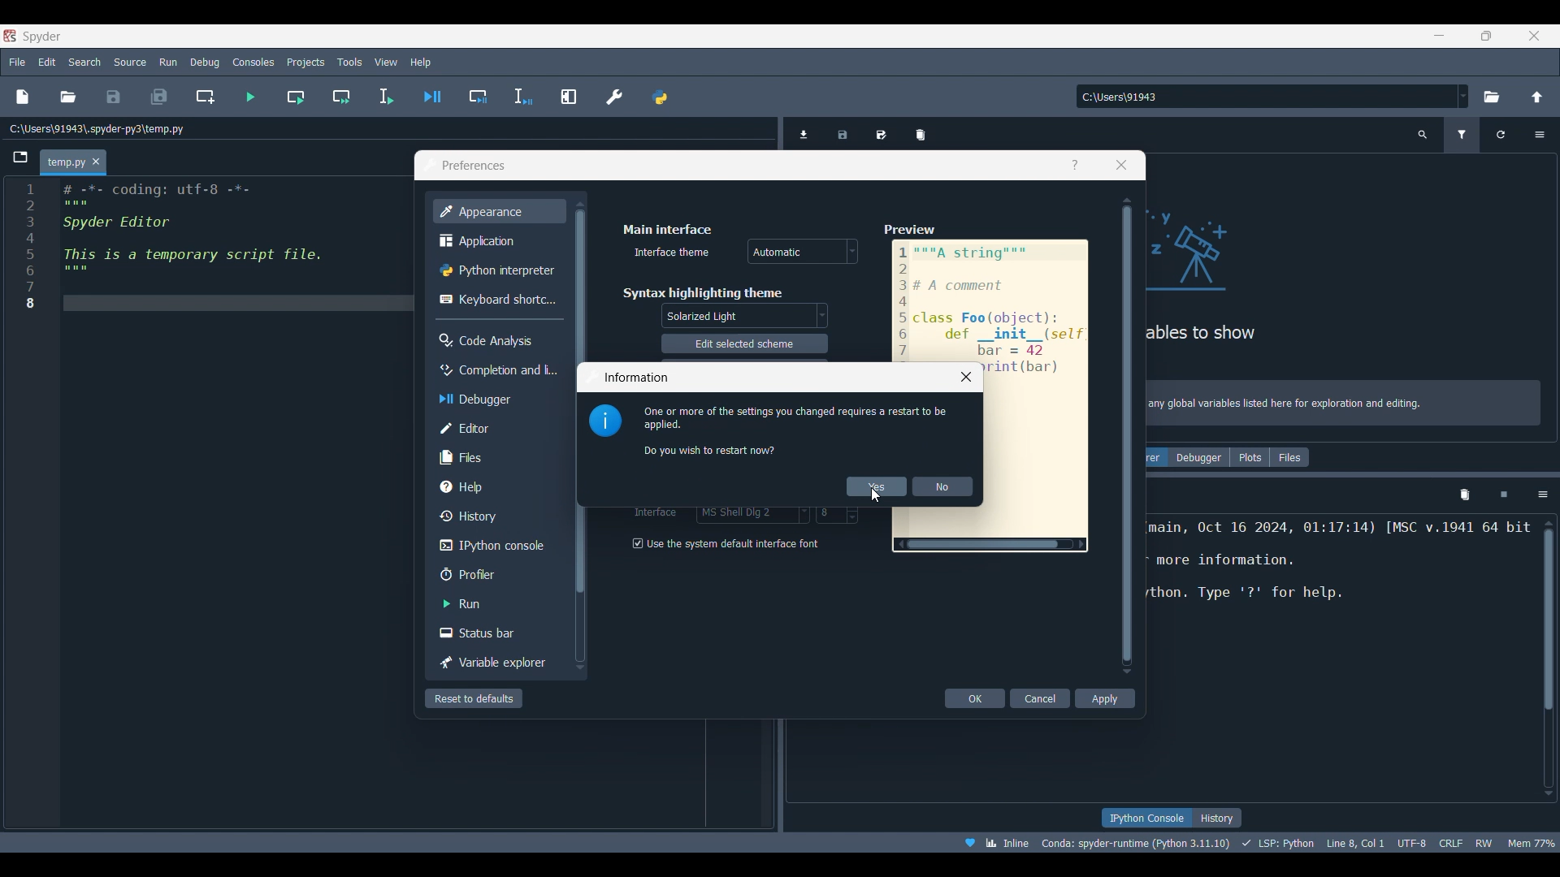 This screenshot has width=1560, height=877. What do you see at coordinates (115, 97) in the screenshot?
I see `Save file` at bounding box center [115, 97].